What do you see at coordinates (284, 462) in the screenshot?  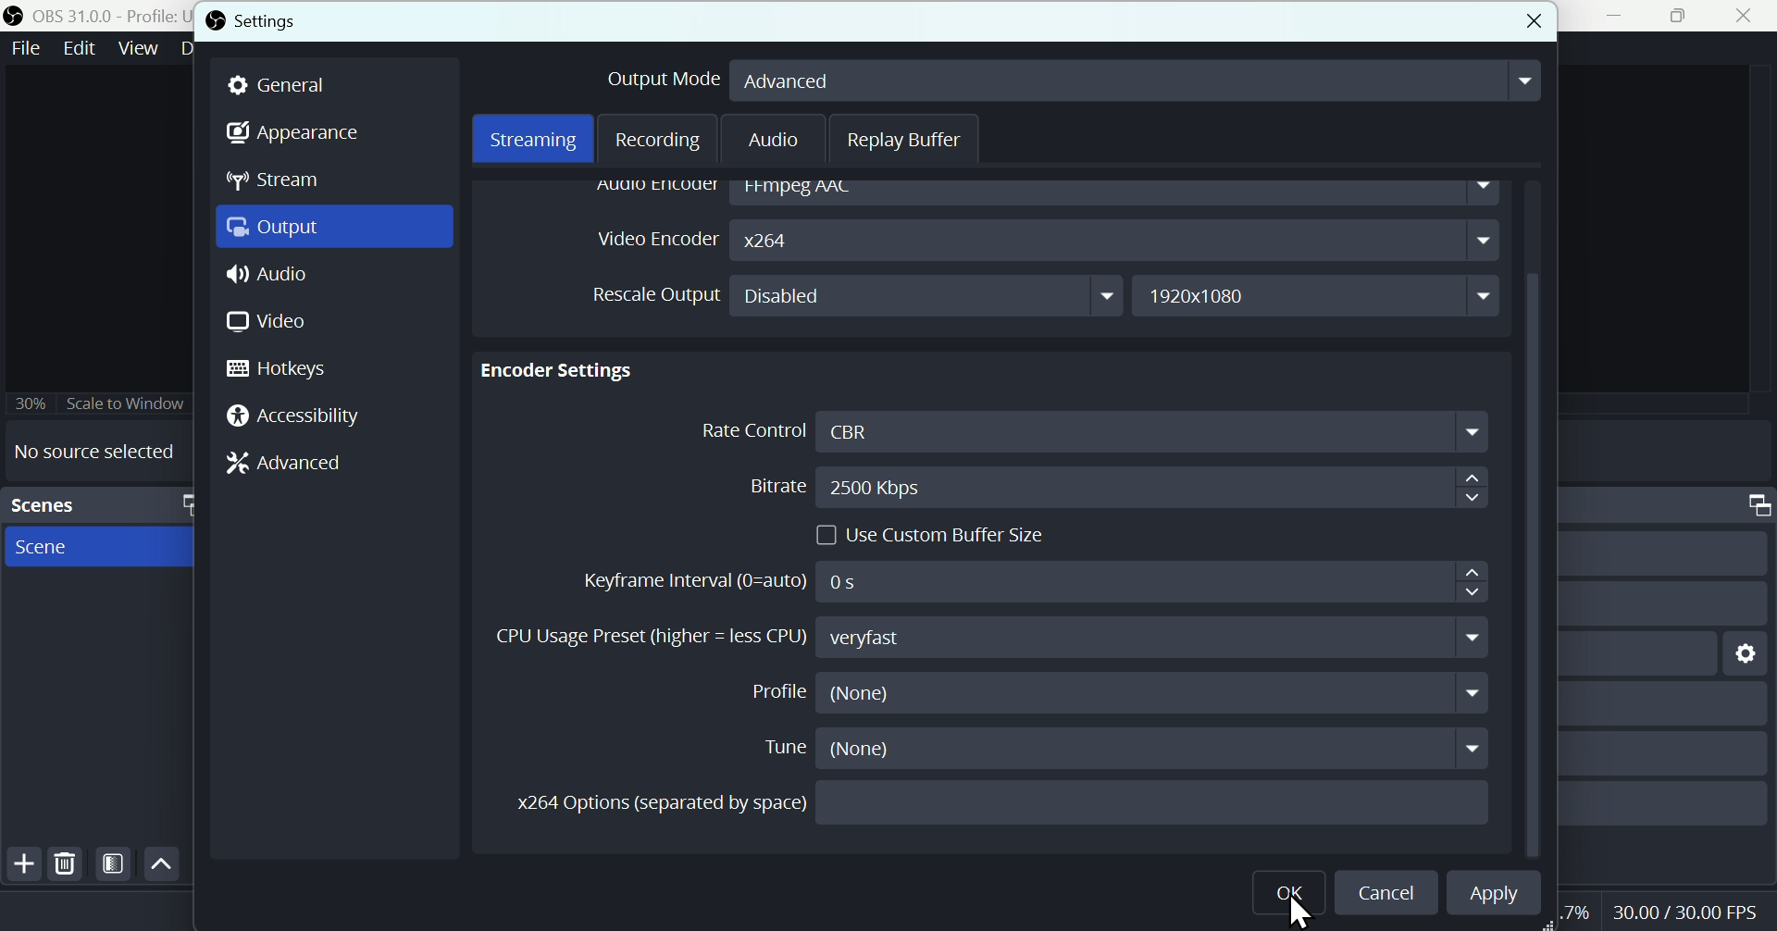 I see `Advanced` at bounding box center [284, 462].